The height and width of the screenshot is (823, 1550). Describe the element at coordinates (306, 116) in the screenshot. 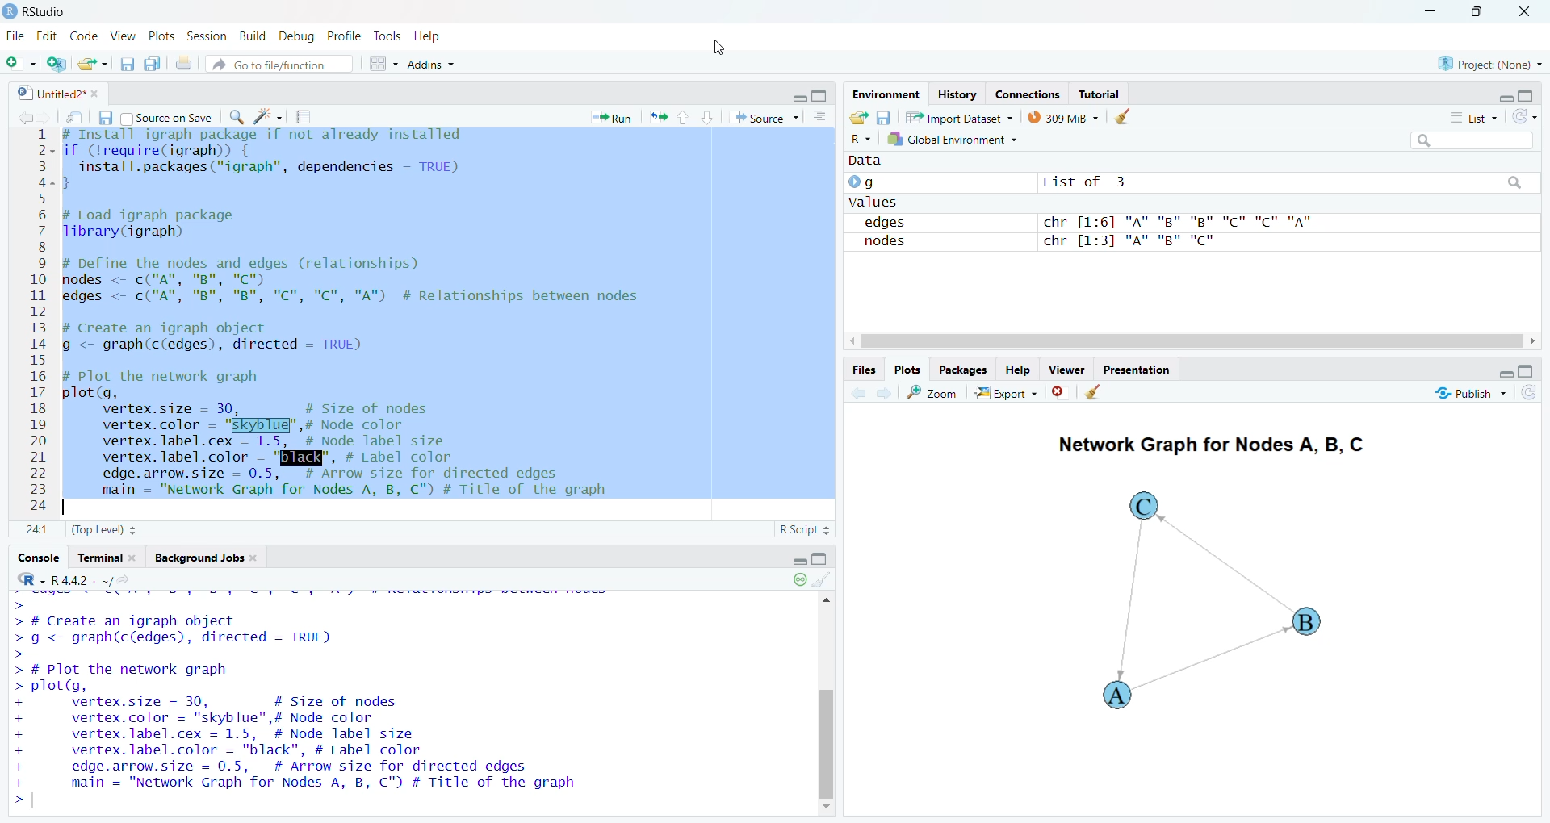

I see `notes` at that location.